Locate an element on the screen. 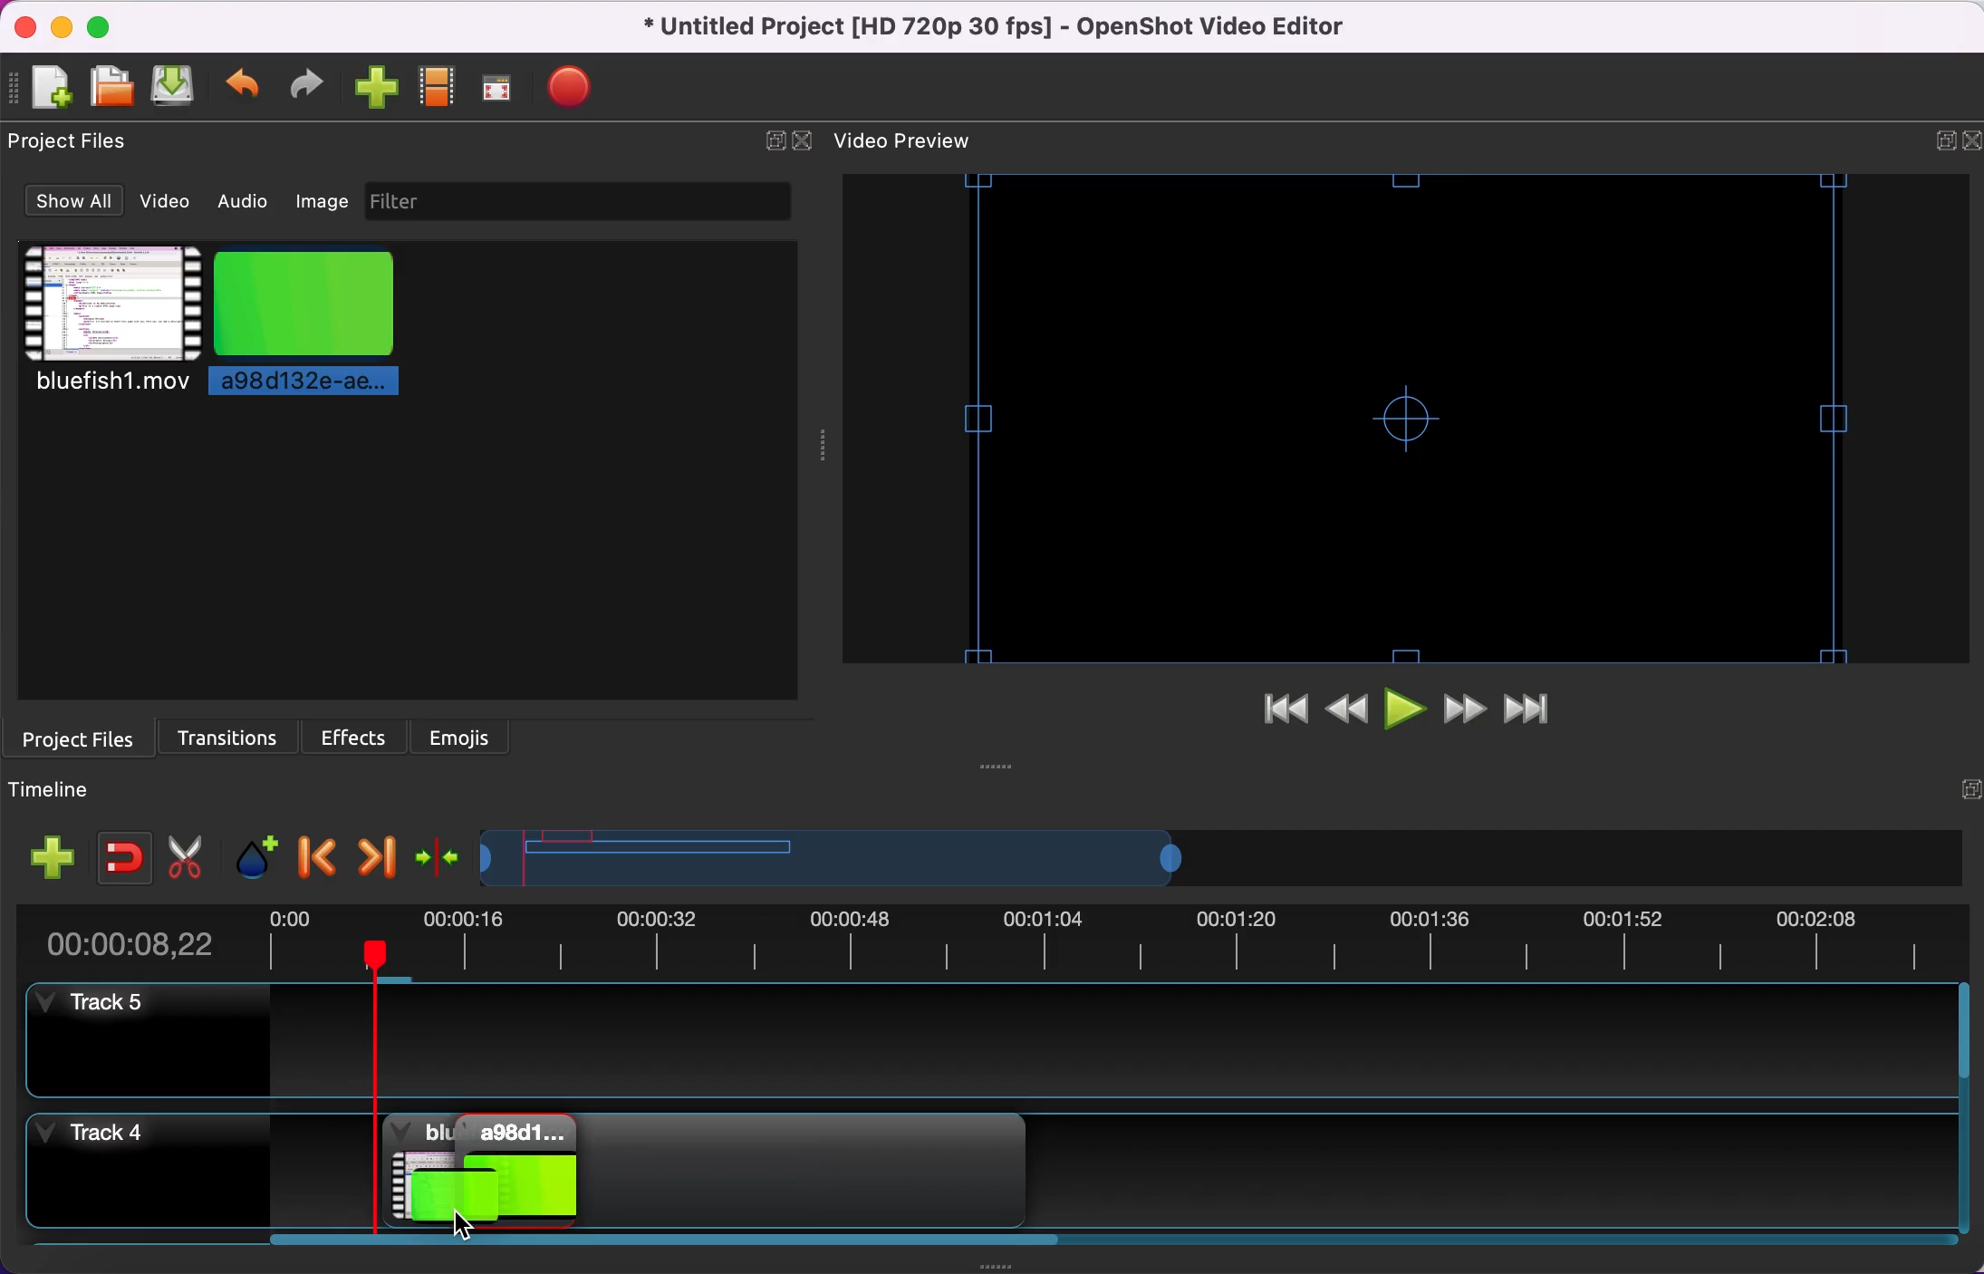 Image resolution: width=1984 pixels, height=1274 pixels. filter is located at coordinates (576, 202).